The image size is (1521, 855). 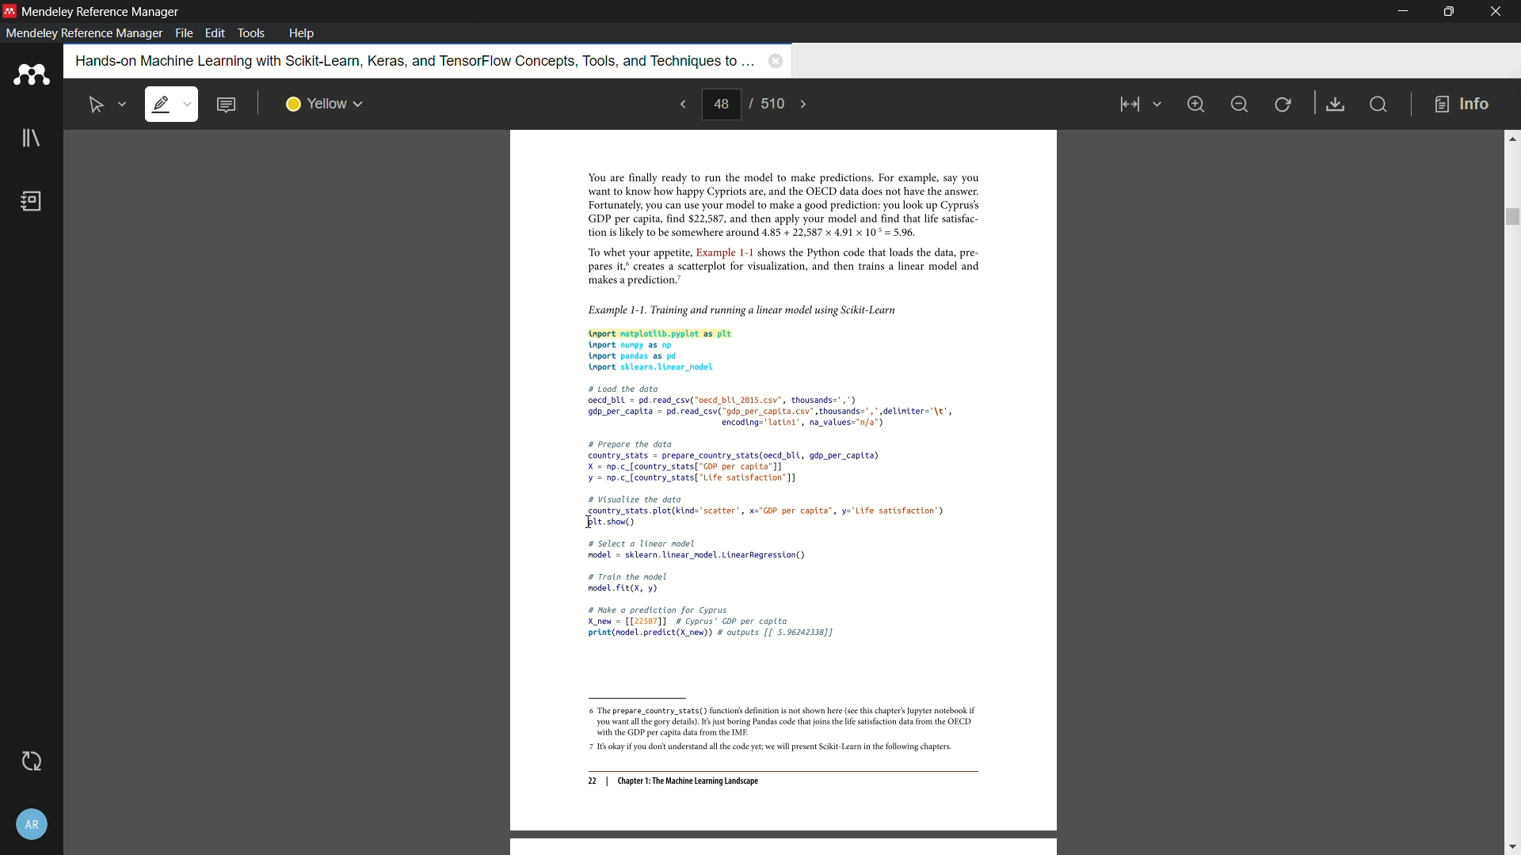 I want to click on You are finally ready to run the model to make predictions. For example, say you
want to know how happy Cypriots are, and the OECD data does not have the answer.
Fortunately, you can use your model to make a good prediction: you look up Cyprus’
GDP per capita, find $22,587, and then apply your model and find that life satsfac-
tion is likely to be somewhere around 4.85 + 22,587 x 4.91 x 10° = 5.96.

“To whet your appetite, Example 1-1 shows the Python code that loads the data, pre
pares it creates a scatterplot for visualization, and then trains a linear model and
‘makes a prediction.”, so click(x=774, y=230).